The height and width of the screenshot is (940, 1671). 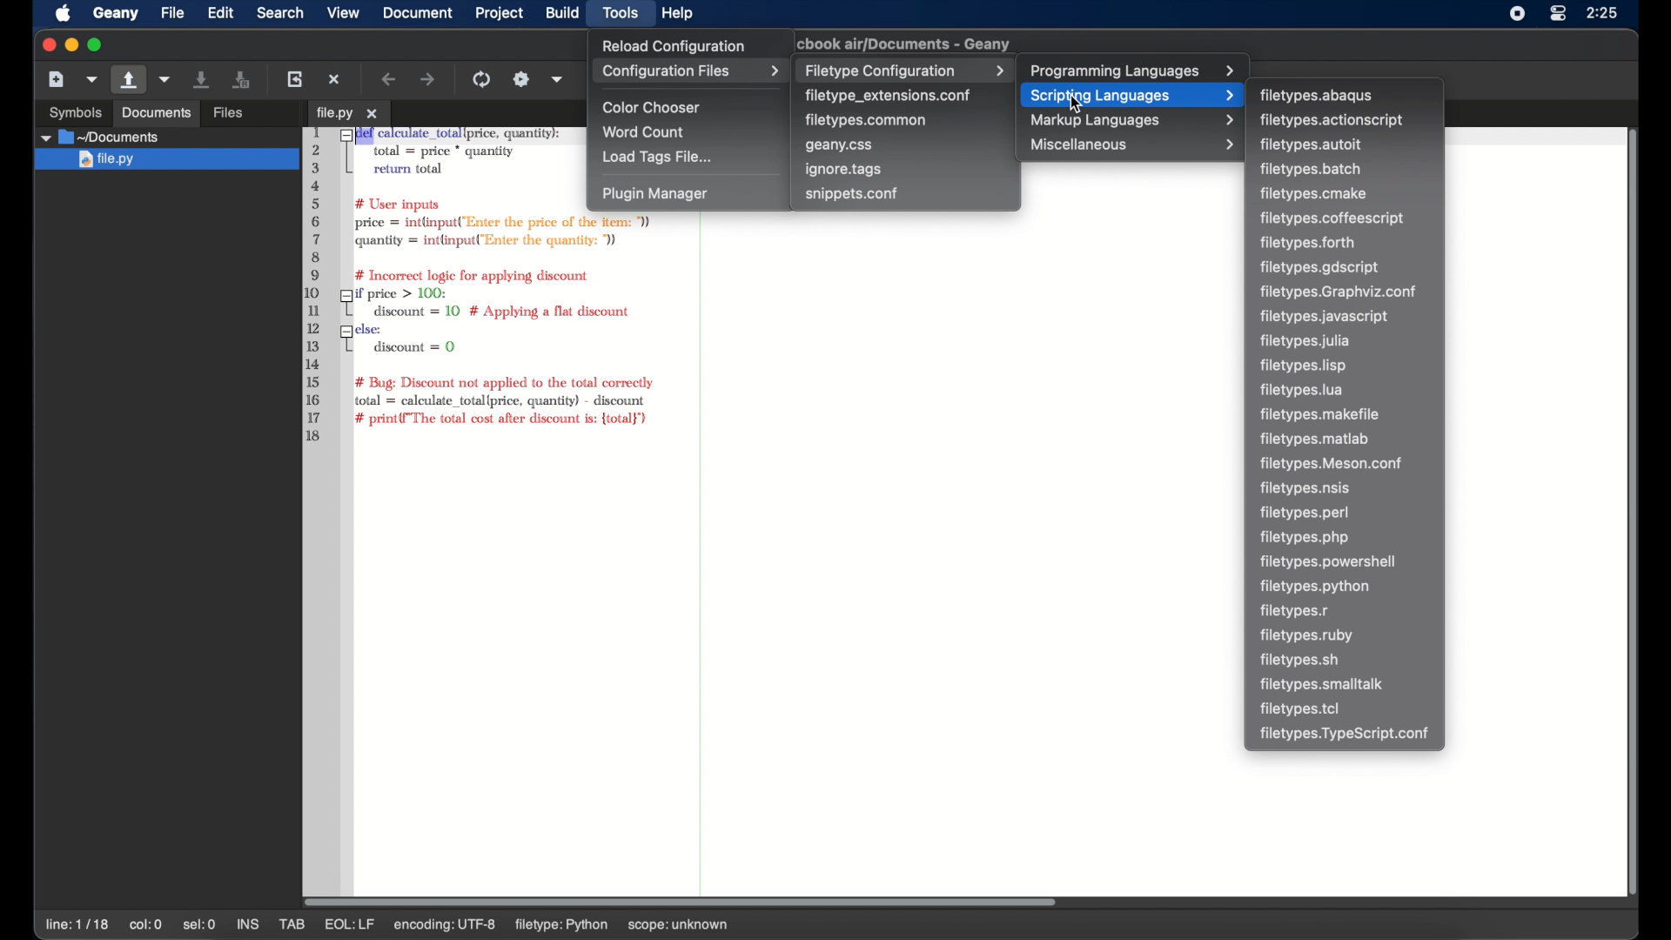 I want to click on minimize, so click(x=70, y=45).